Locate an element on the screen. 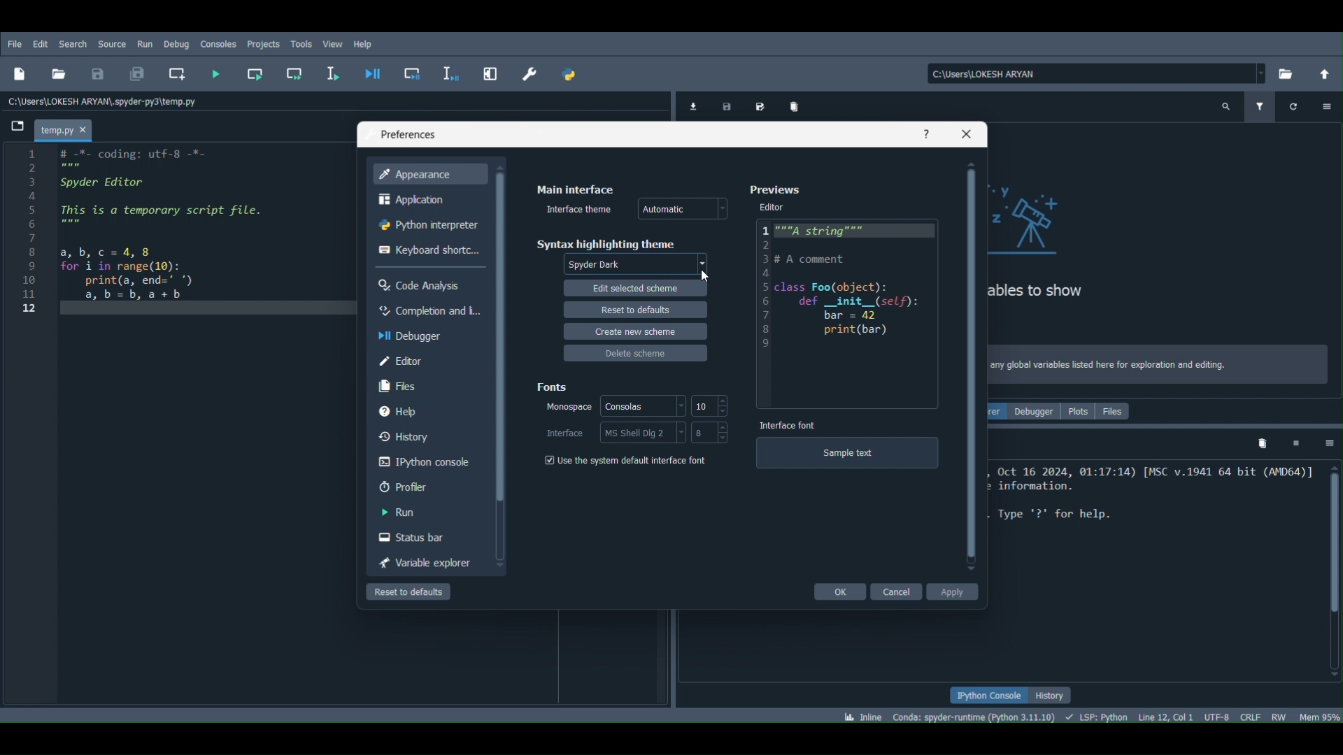  Files is located at coordinates (1120, 411).